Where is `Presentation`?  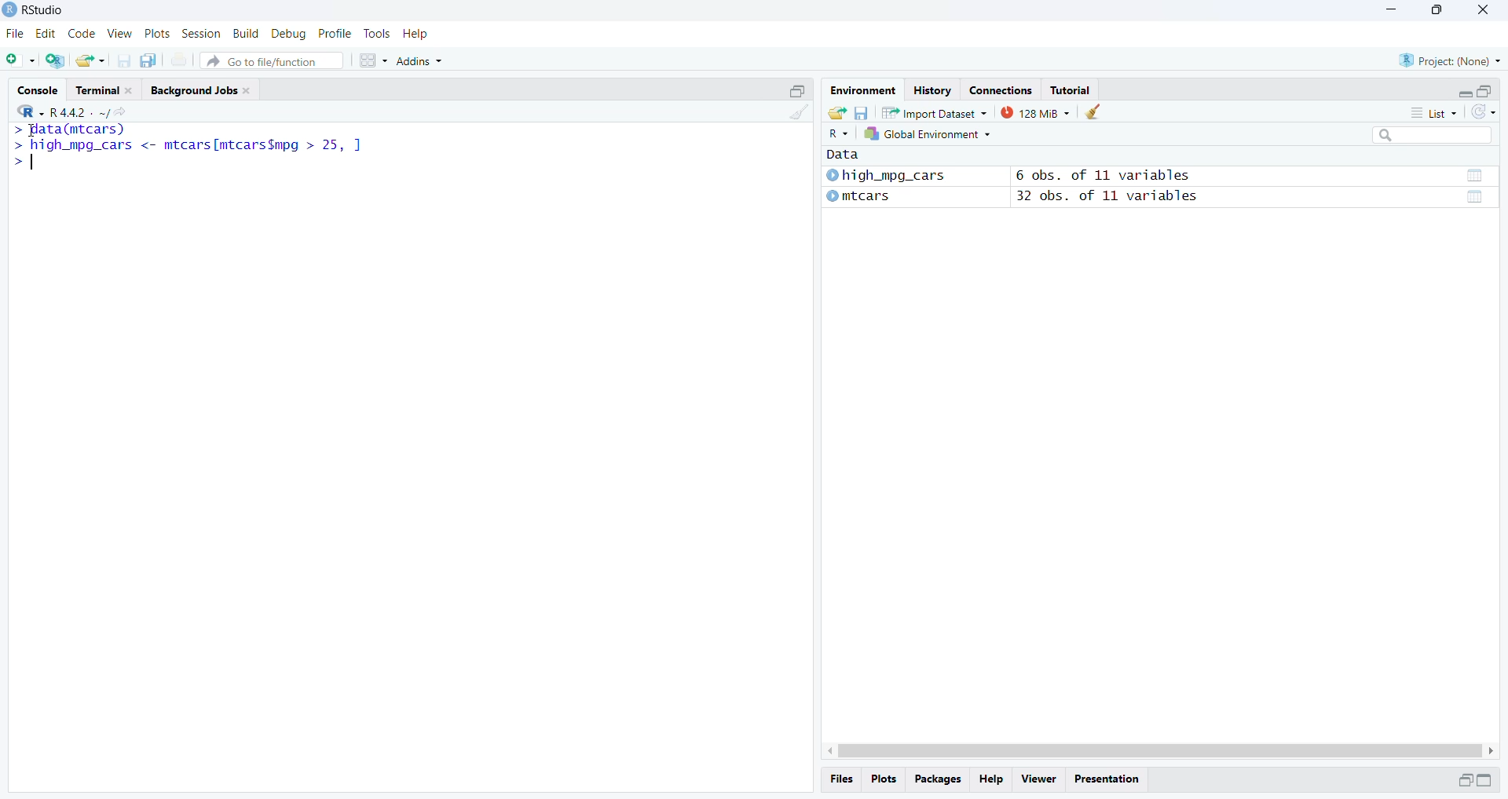 Presentation is located at coordinates (1106, 779).